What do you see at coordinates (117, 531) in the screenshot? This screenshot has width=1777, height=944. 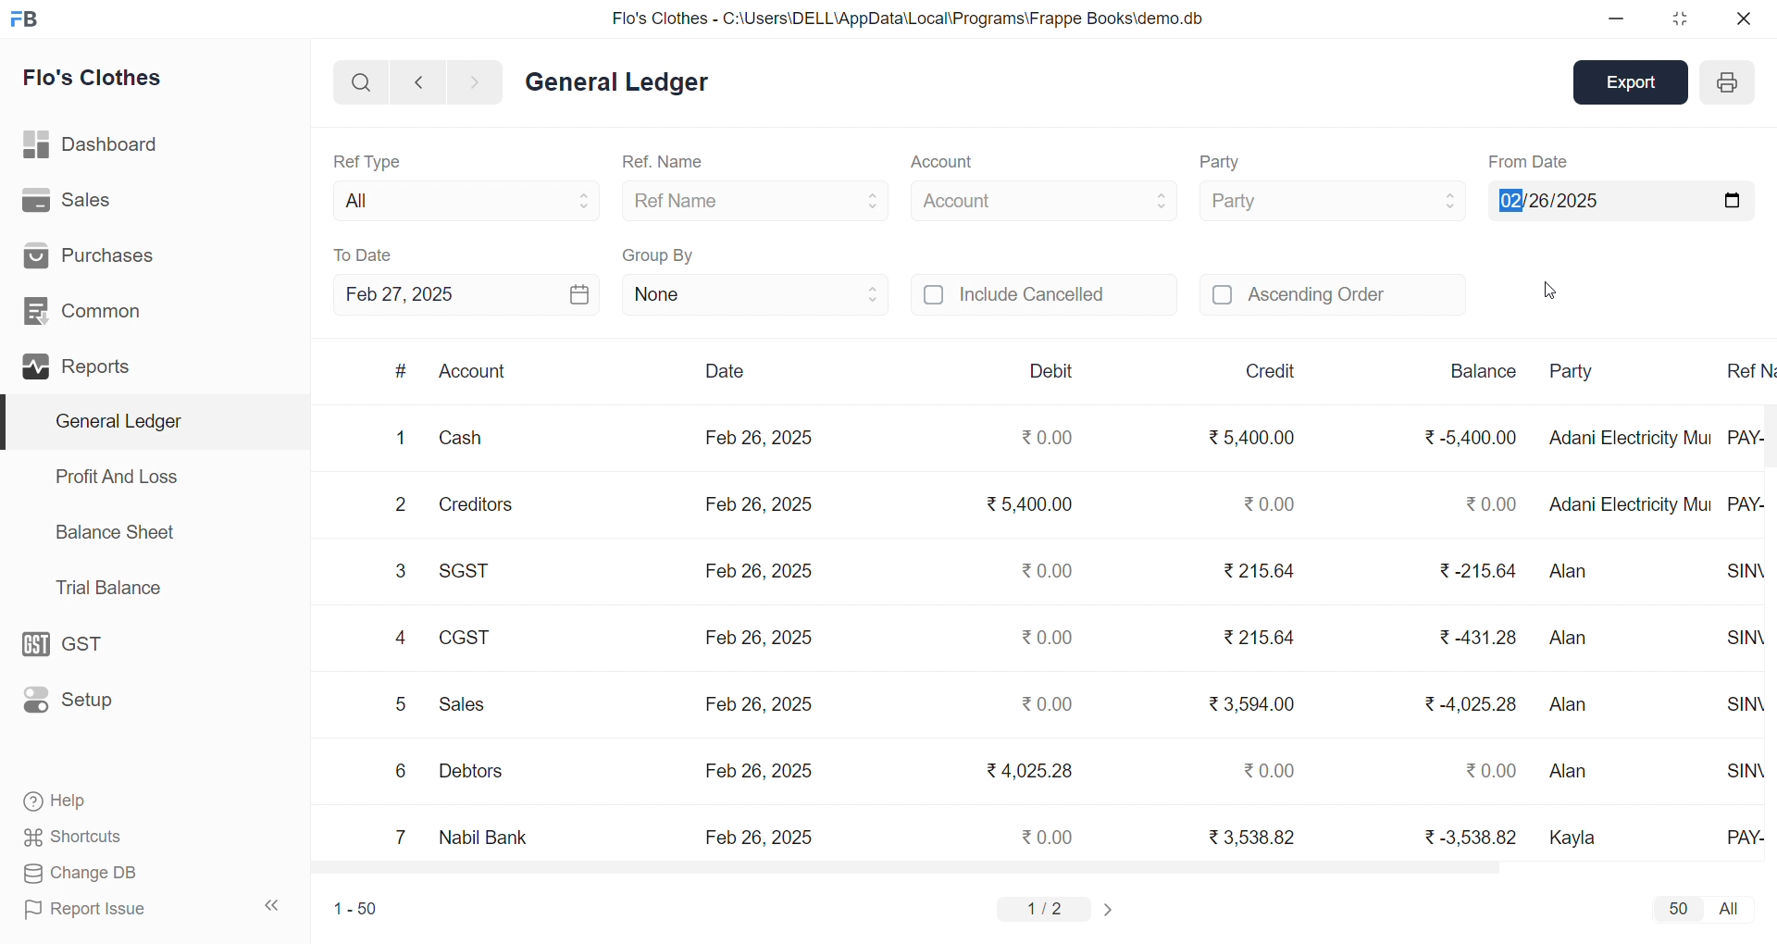 I see `Balance Sheet` at bounding box center [117, 531].